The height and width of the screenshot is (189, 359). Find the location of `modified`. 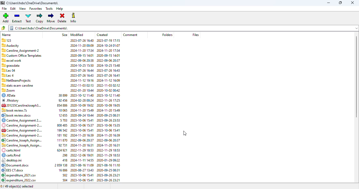

modified is located at coordinates (77, 35).